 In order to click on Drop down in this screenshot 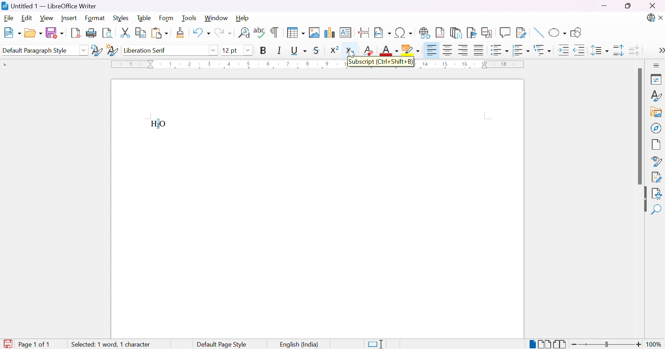, I will do `click(248, 51)`.